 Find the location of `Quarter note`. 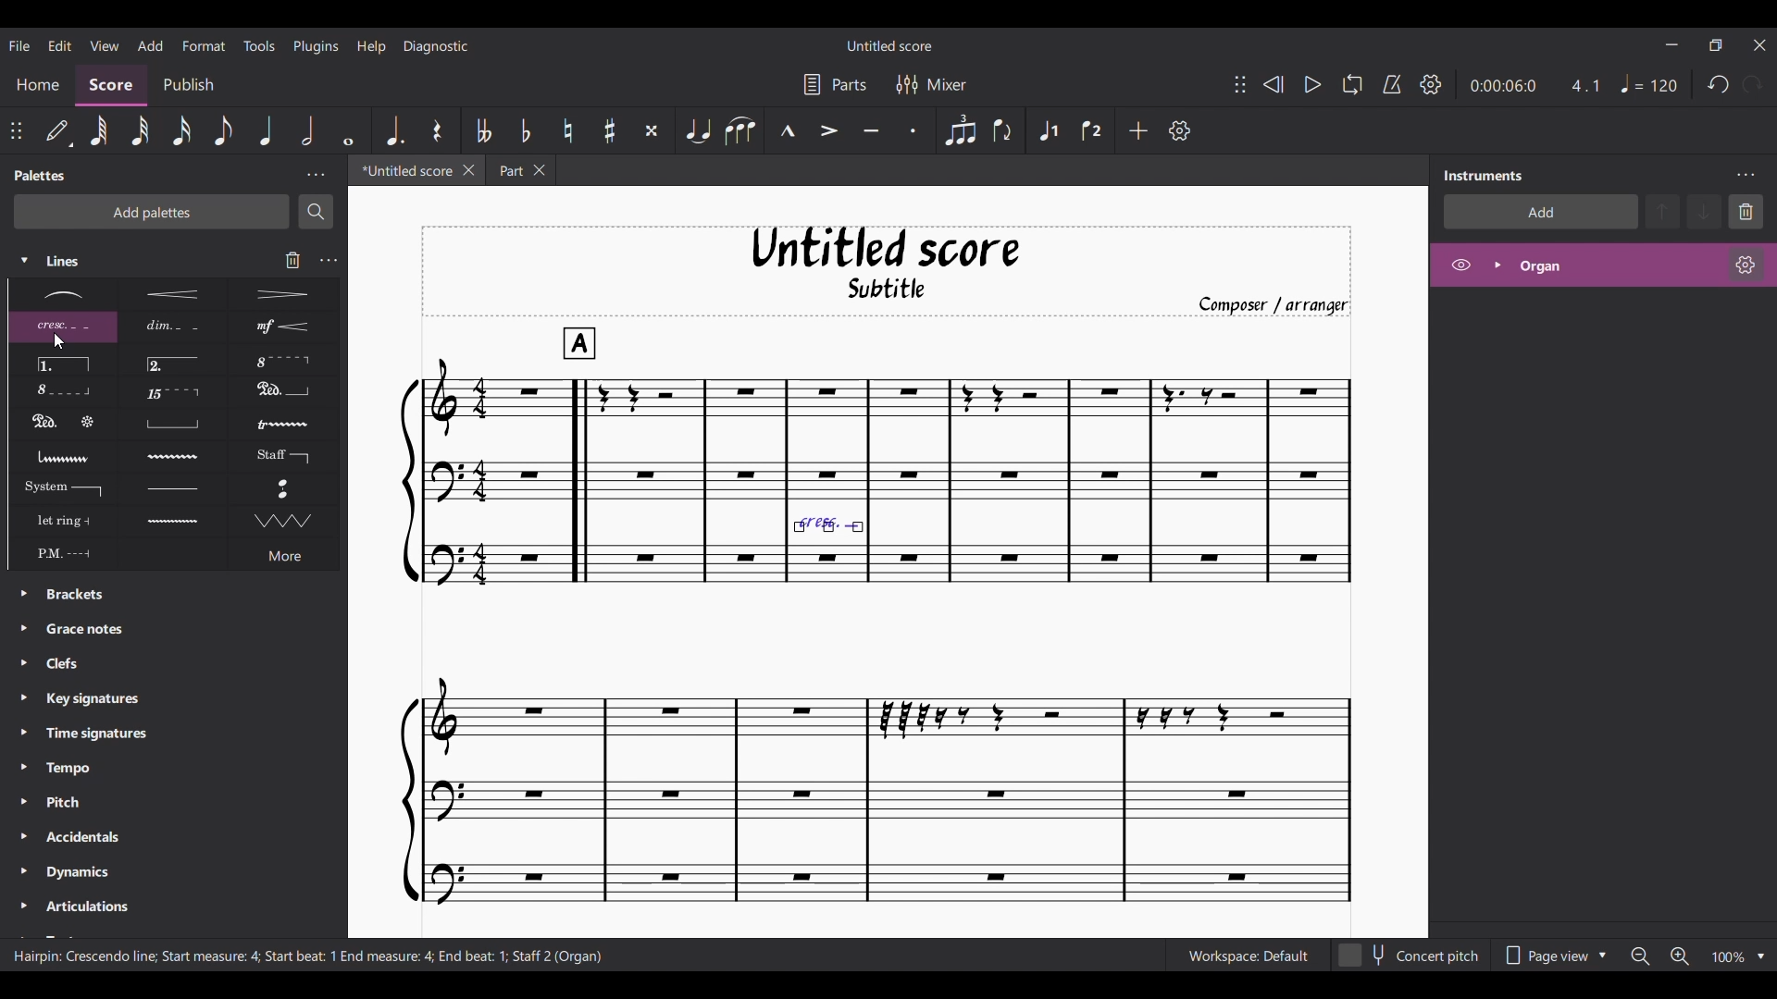

Quarter note is located at coordinates (265, 129).